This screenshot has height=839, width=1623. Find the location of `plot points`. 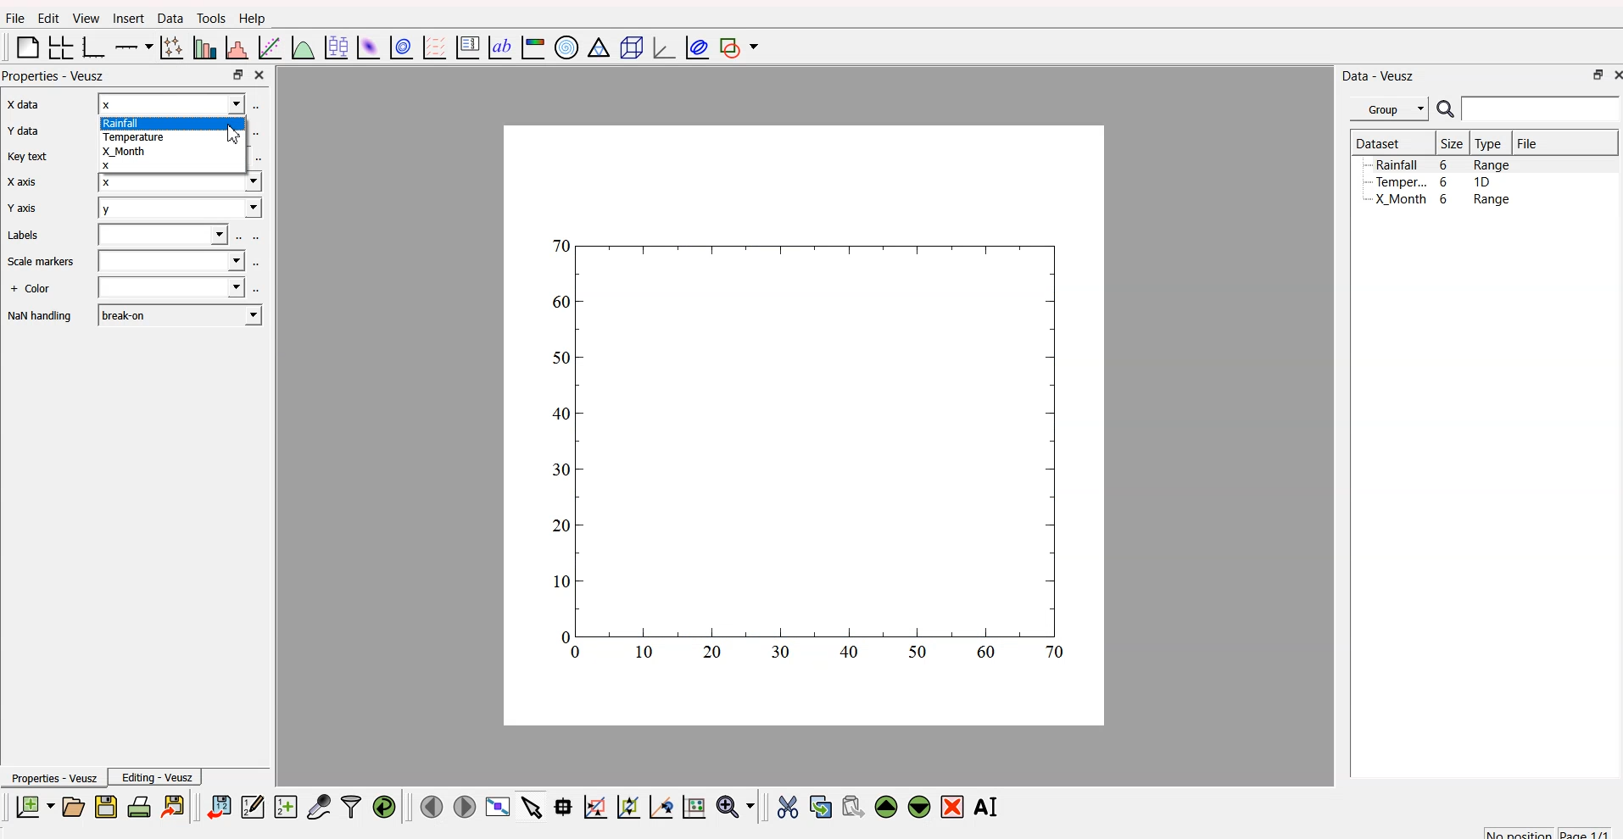

plot points is located at coordinates (170, 47).